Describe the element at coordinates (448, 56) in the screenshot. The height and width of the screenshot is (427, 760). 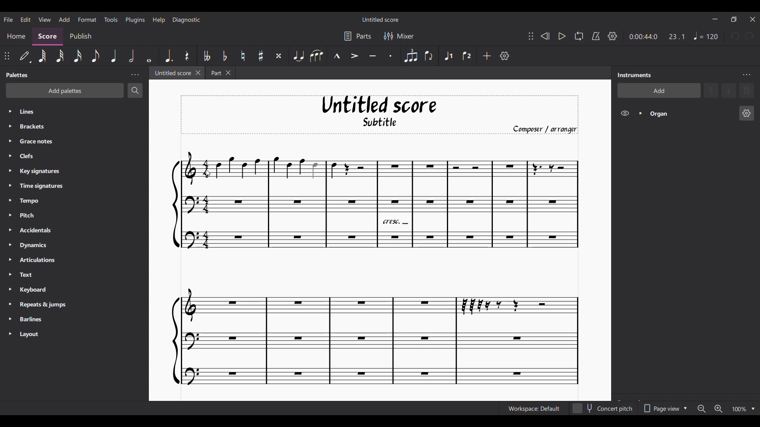
I see `Voice 1` at that location.